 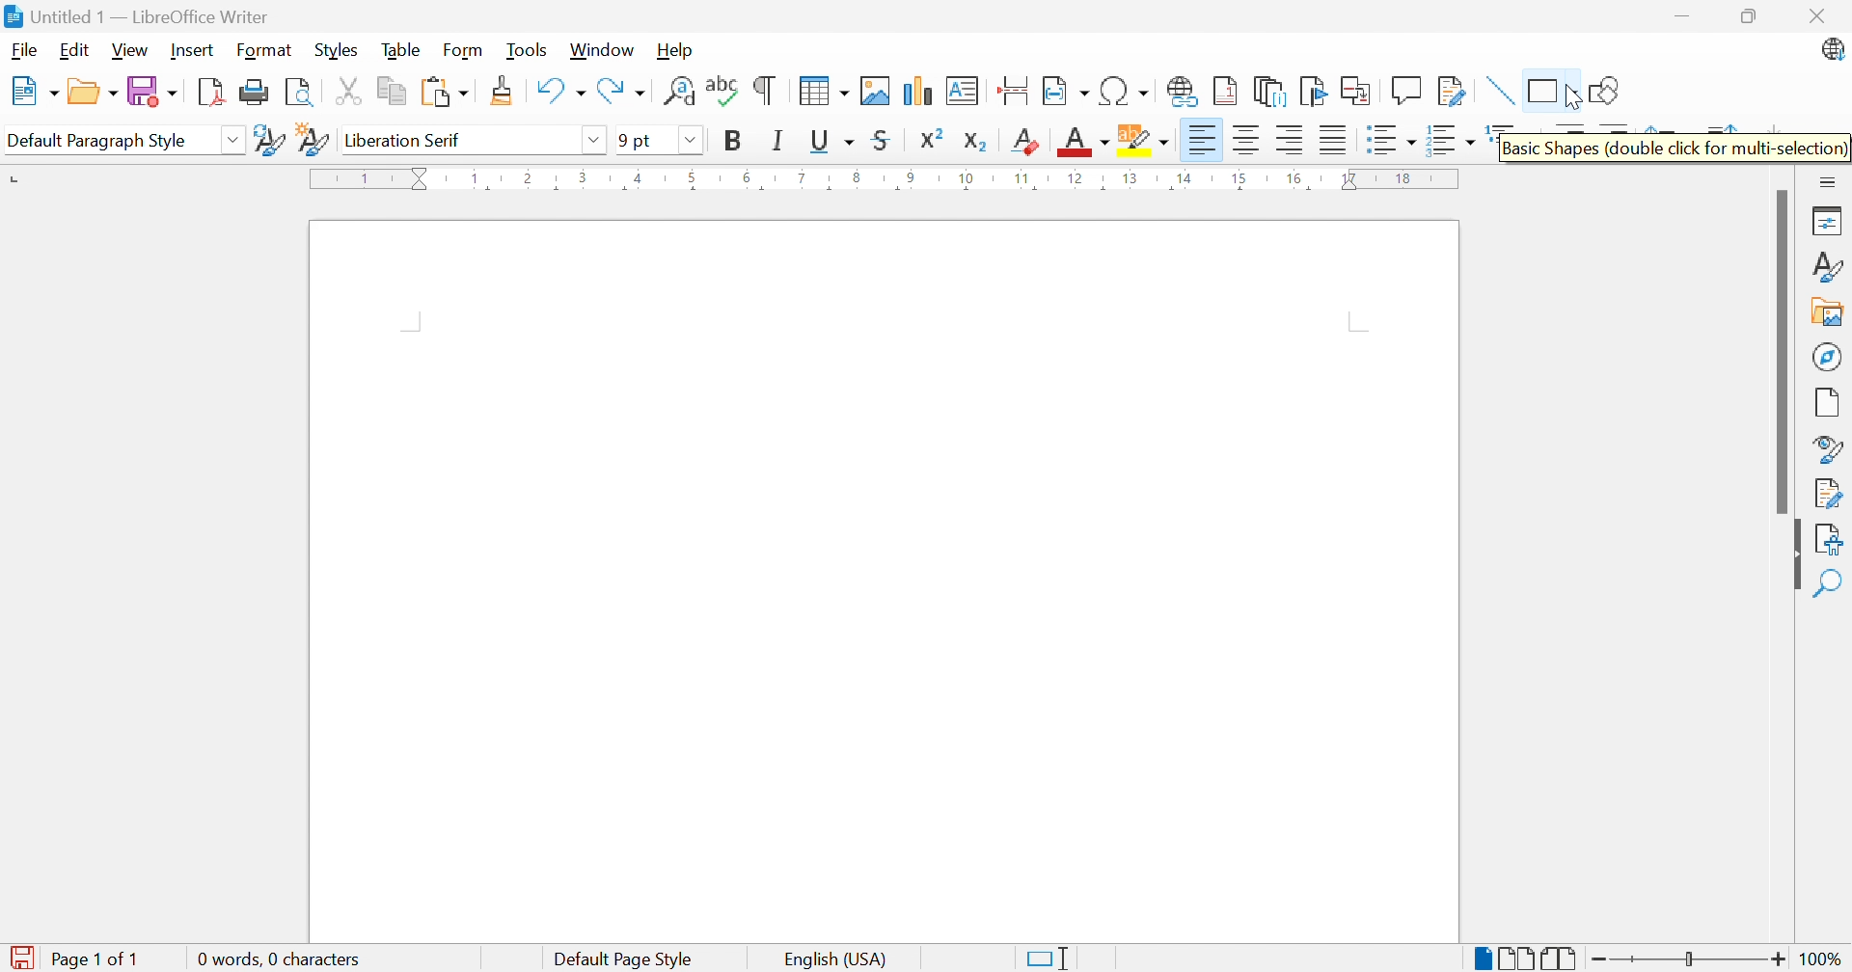 I want to click on Insert cross-reference, so click(x=1359, y=93).